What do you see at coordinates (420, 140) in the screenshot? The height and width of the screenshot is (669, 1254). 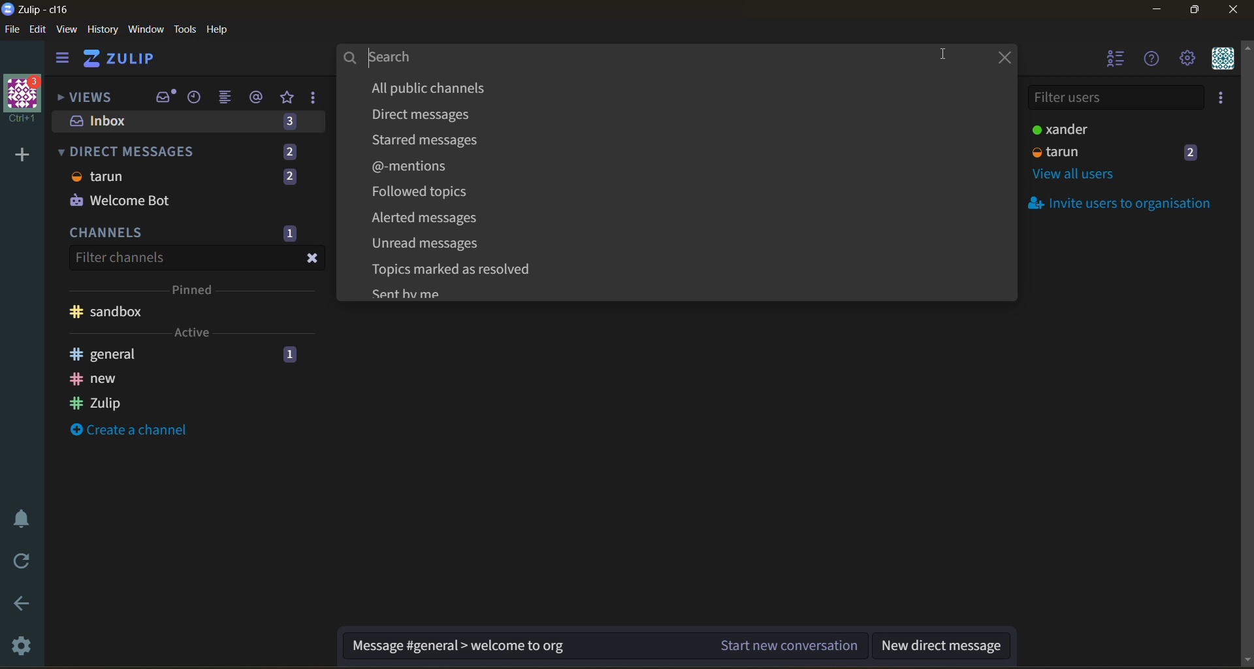 I see `Starred messages` at bounding box center [420, 140].